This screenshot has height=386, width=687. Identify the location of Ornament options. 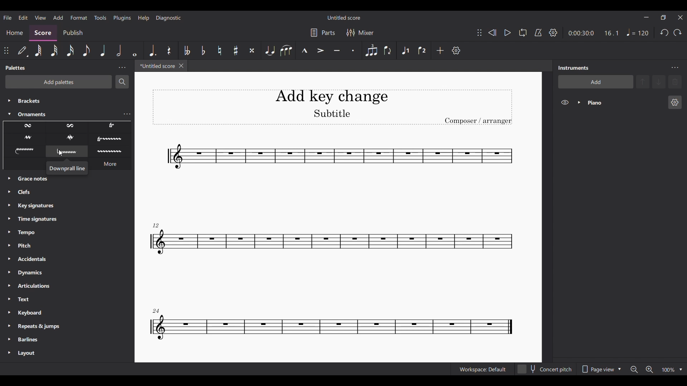
(67, 139).